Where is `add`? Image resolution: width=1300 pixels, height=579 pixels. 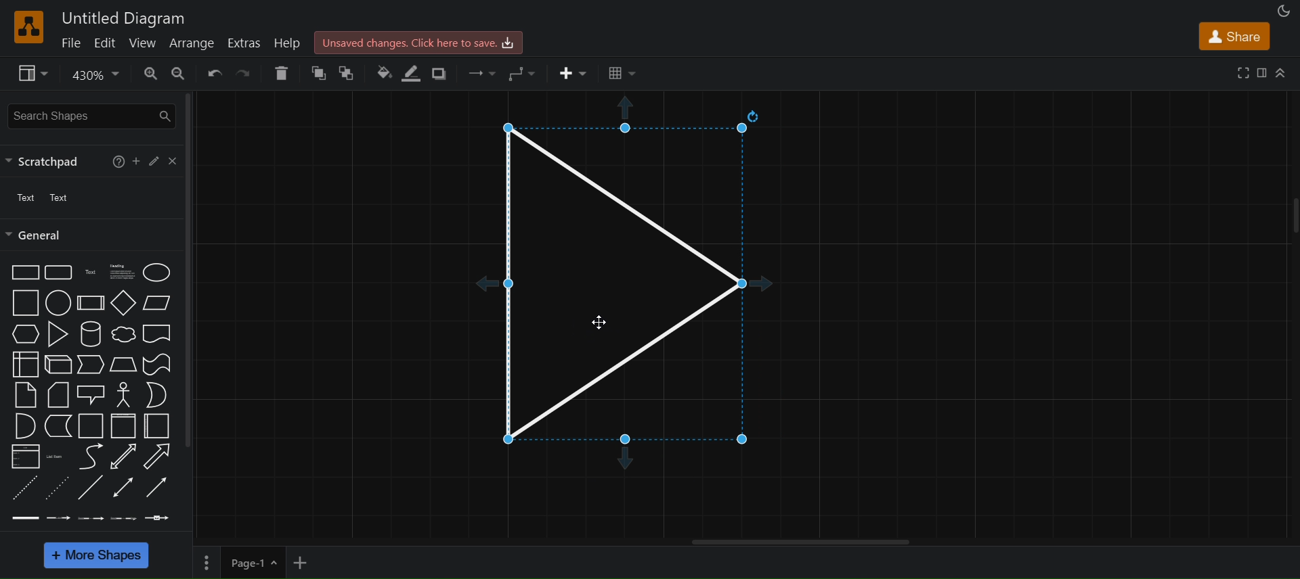
add is located at coordinates (137, 159).